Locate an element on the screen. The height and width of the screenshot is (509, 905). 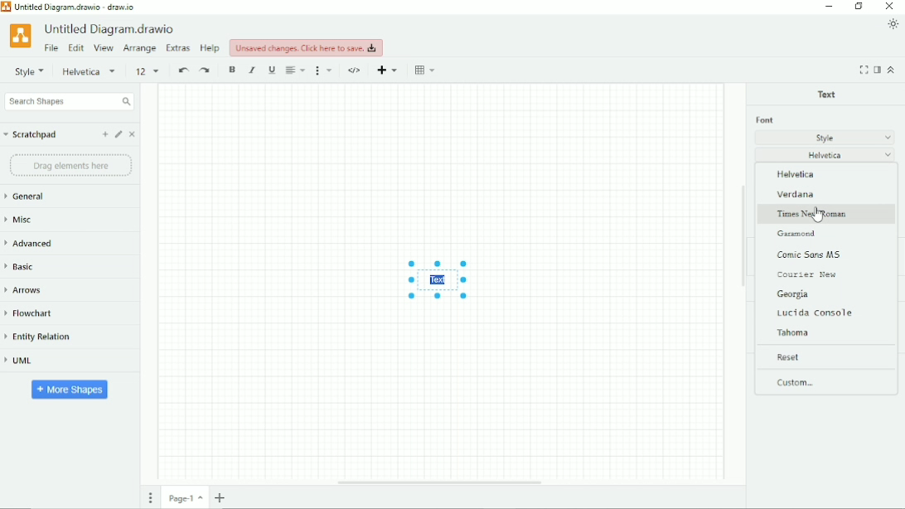
Courier New is located at coordinates (807, 274).